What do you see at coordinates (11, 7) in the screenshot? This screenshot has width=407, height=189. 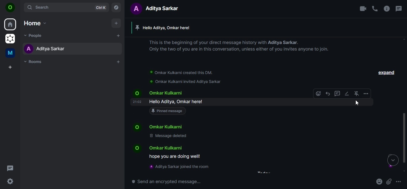 I see `O` at bounding box center [11, 7].